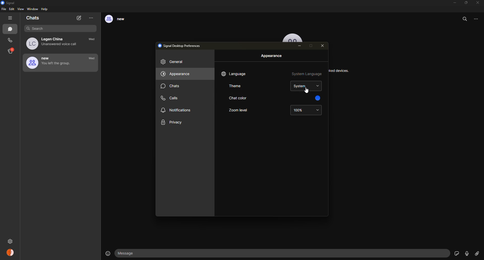 Image resolution: width=484 pixels, height=260 pixels. What do you see at coordinates (11, 40) in the screenshot?
I see `calls` at bounding box center [11, 40].